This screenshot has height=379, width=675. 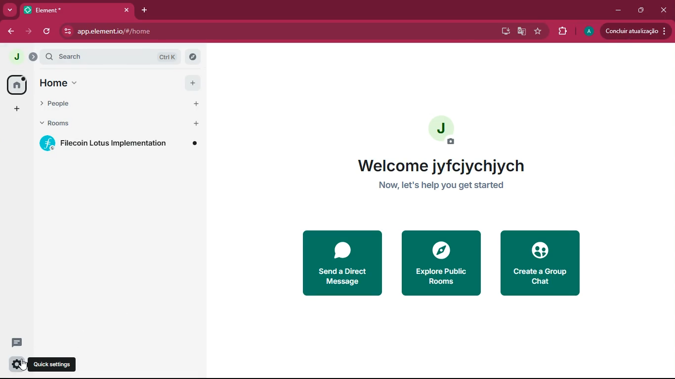 I want to click on Quick settings, so click(x=53, y=364).